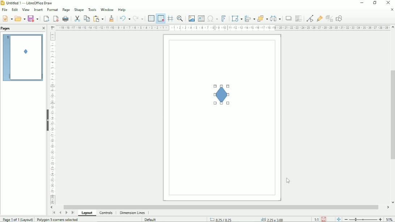 The image size is (395, 222). What do you see at coordinates (221, 28) in the screenshot?
I see `Horizontal scale` at bounding box center [221, 28].